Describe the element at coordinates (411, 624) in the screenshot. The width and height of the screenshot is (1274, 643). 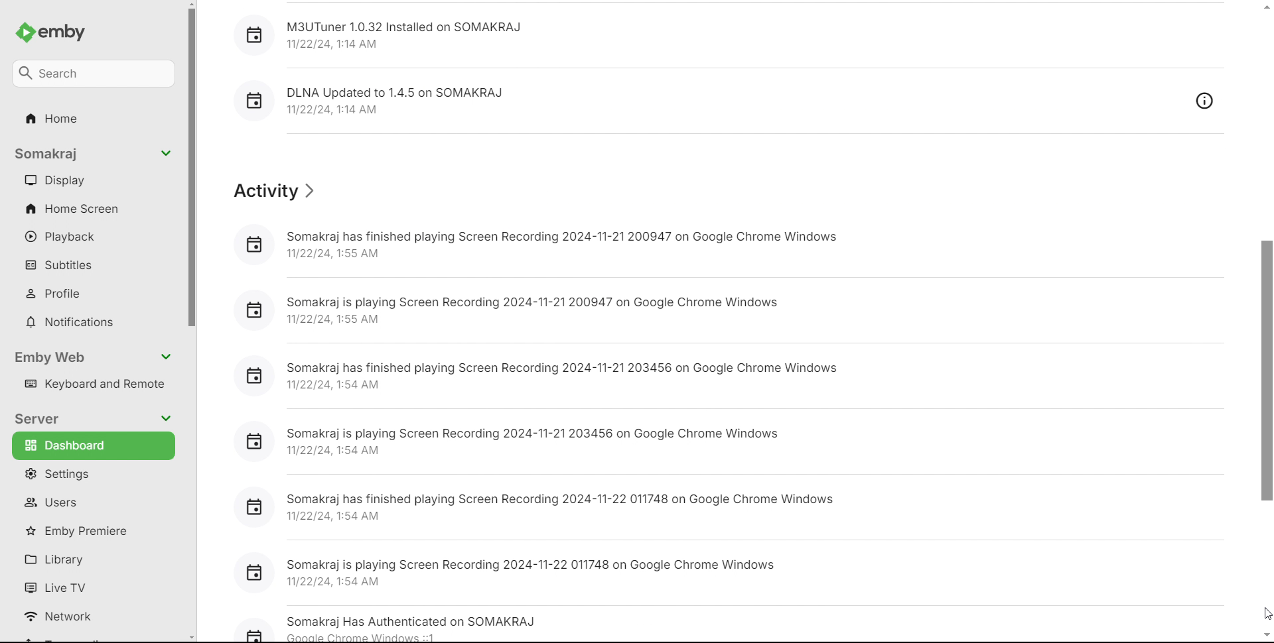
I see `Somakraj Has Authenticated on SOMAKRAJ
AB cnnnle Chrams Windowe 1` at that location.